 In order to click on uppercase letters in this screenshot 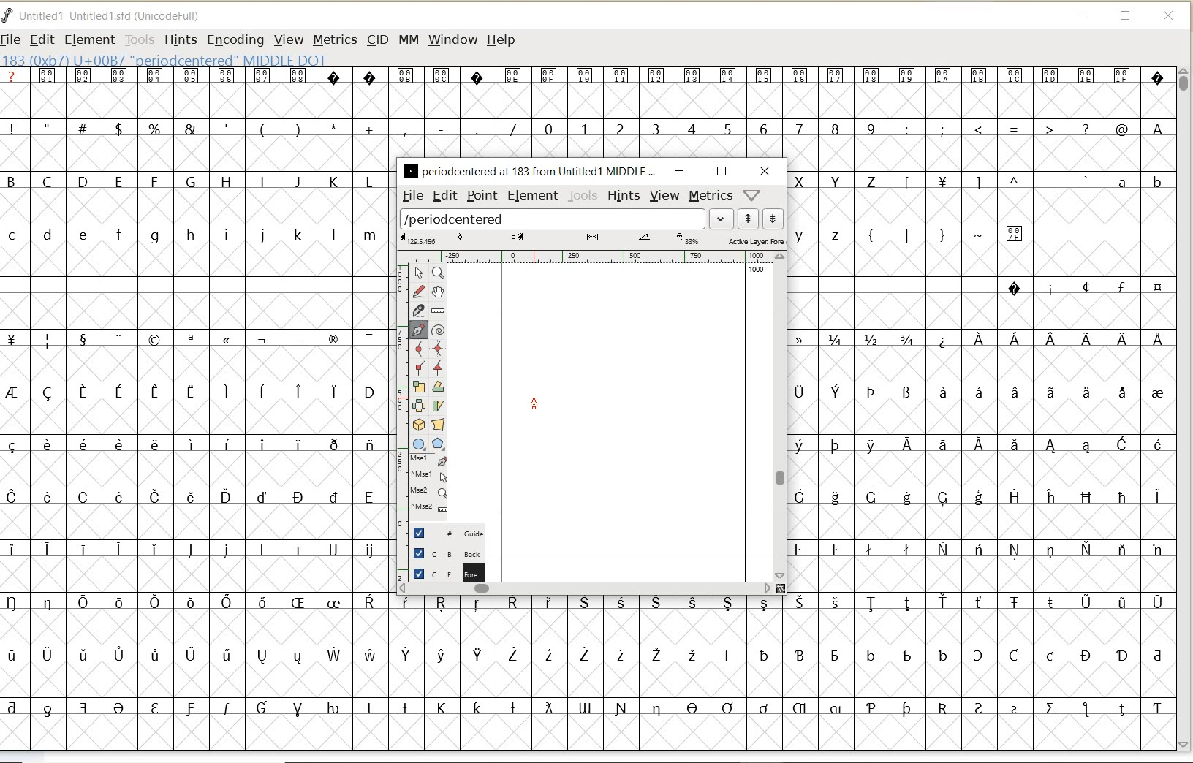, I will do `click(192, 181)`.